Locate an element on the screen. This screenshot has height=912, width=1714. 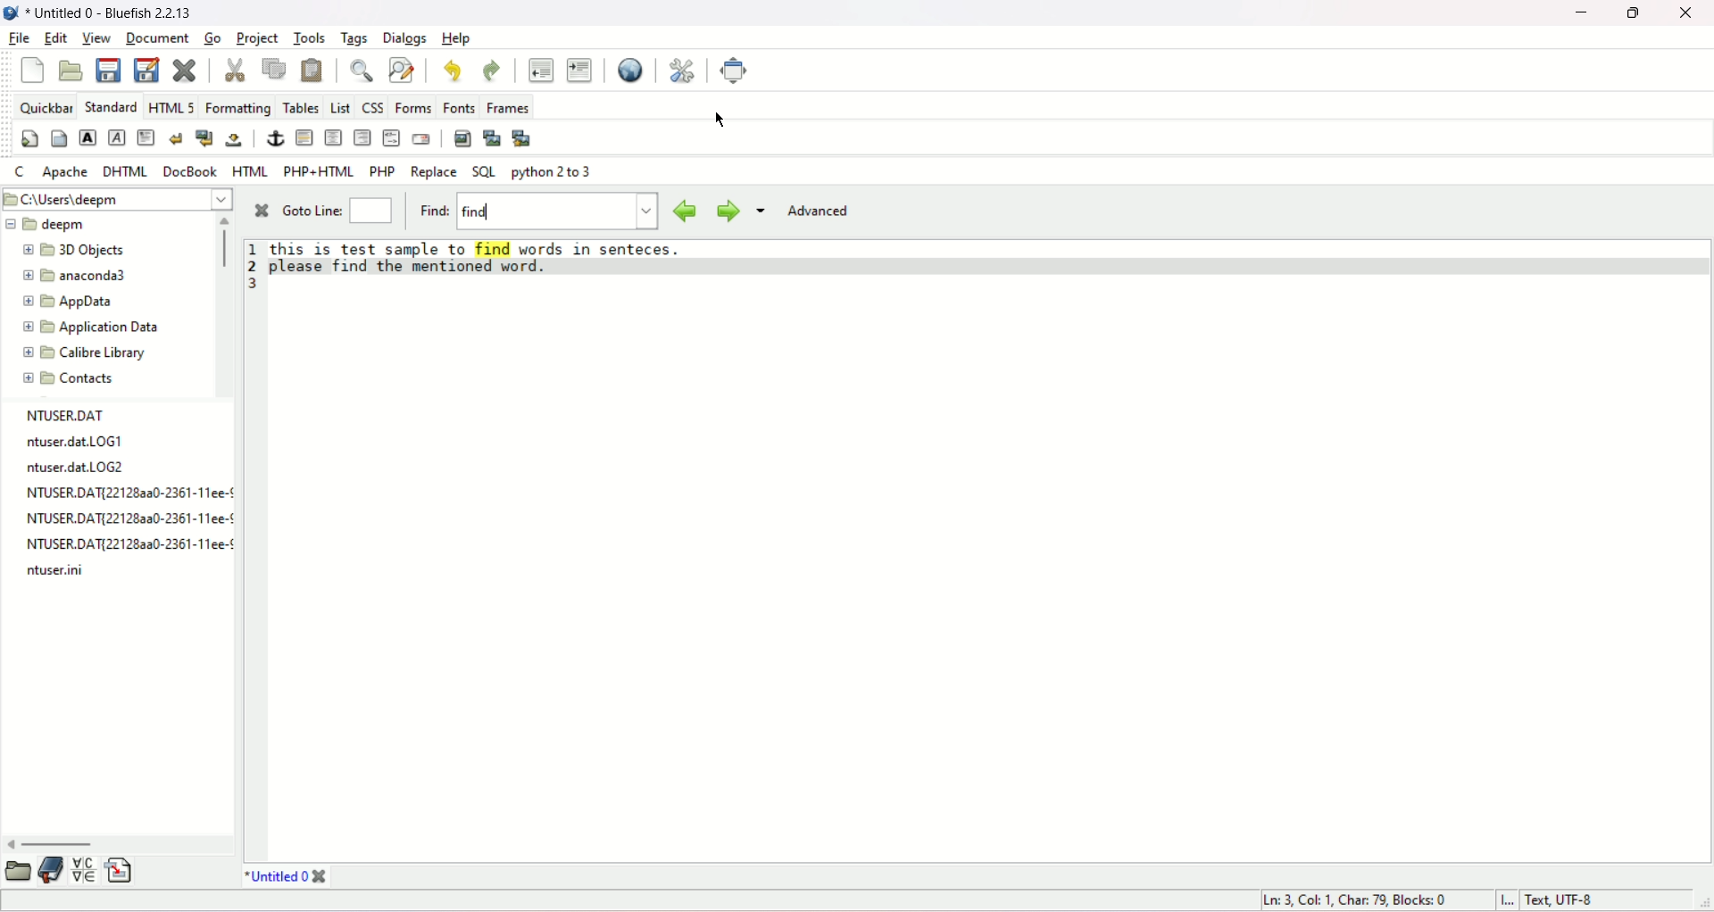
CSS is located at coordinates (375, 105).